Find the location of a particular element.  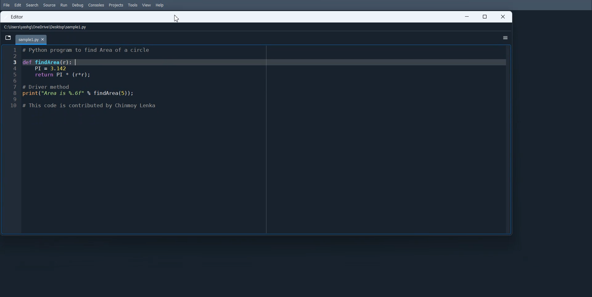

Maximize is located at coordinates (485, 17).